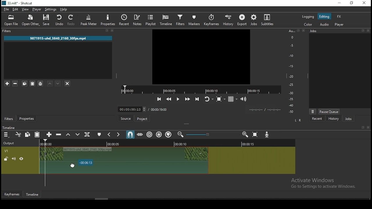  What do you see at coordinates (313, 111) in the screenshot?
I see `Viewmore` at bounding box center [313, 111].